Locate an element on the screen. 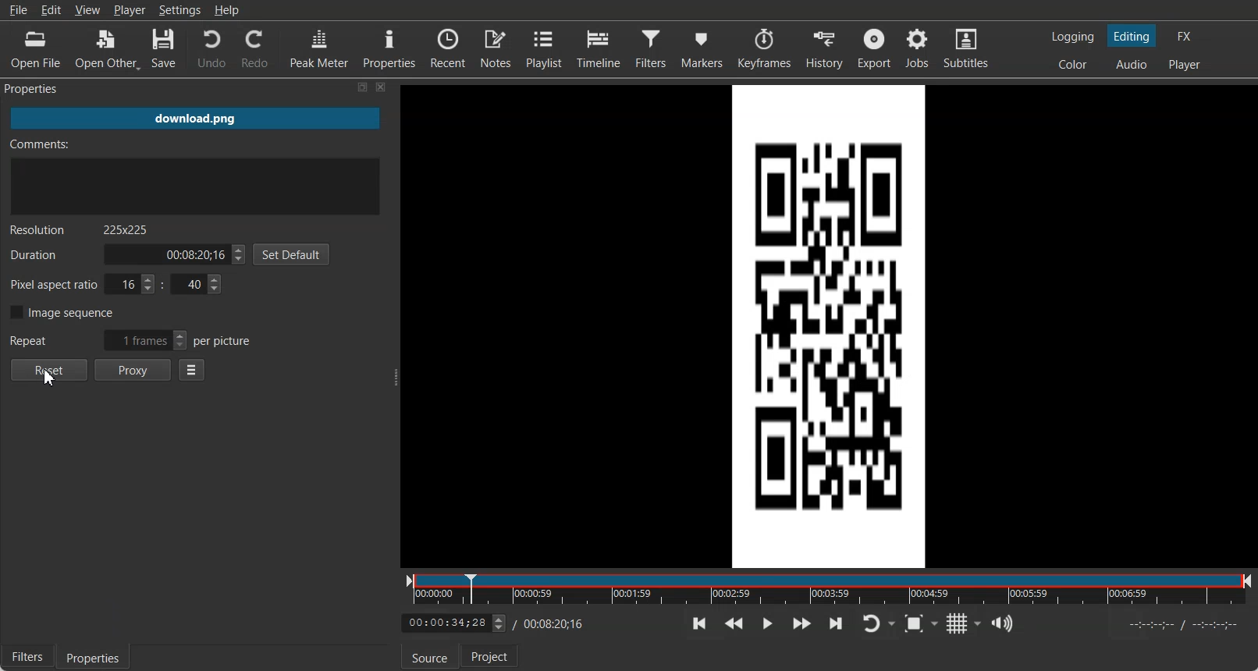  Toggle player looping is located at coordinates (878, 623).